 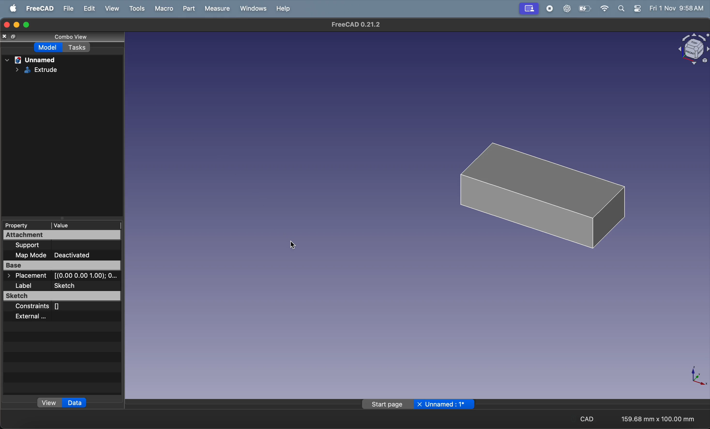 What do you see at coordinates (660, 419) in the screenshot?
I see `aspect ratio` at bounding box center [660, 419].